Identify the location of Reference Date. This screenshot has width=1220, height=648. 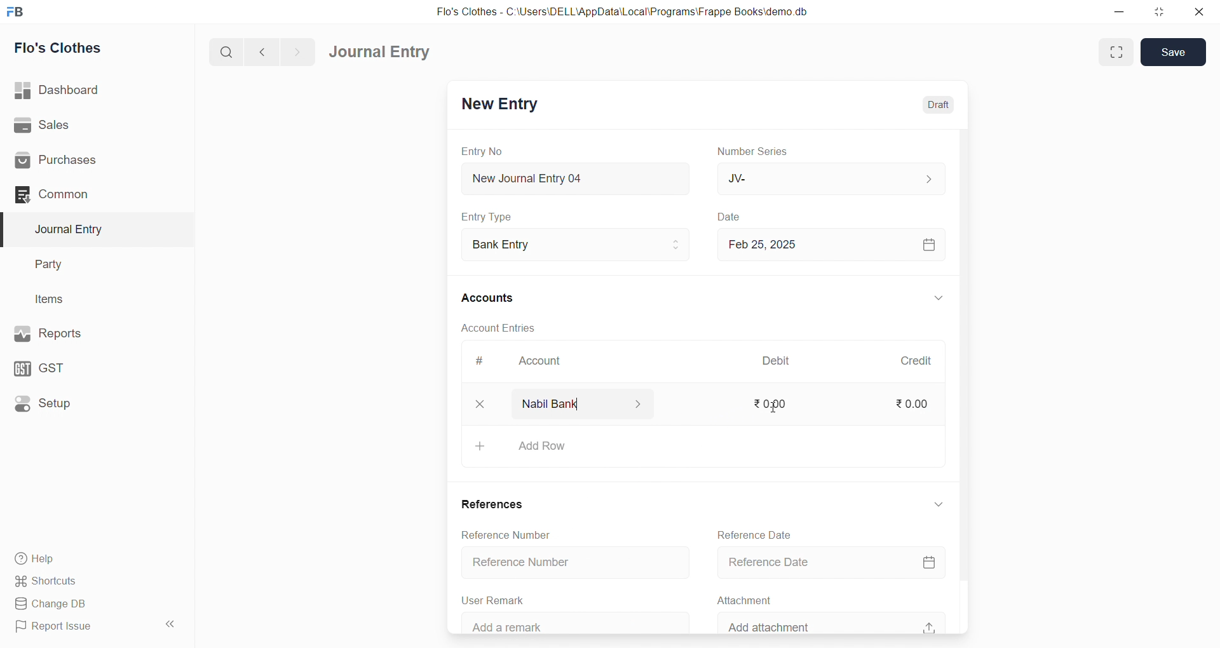
(828, 564).